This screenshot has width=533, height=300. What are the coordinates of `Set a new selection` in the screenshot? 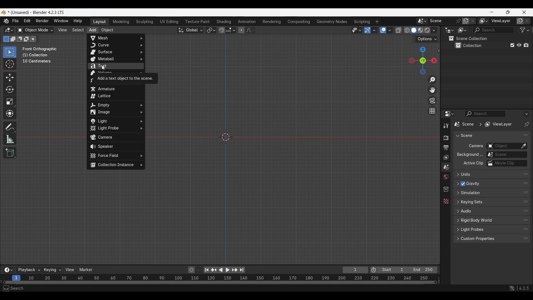 It's located at (6, 39).